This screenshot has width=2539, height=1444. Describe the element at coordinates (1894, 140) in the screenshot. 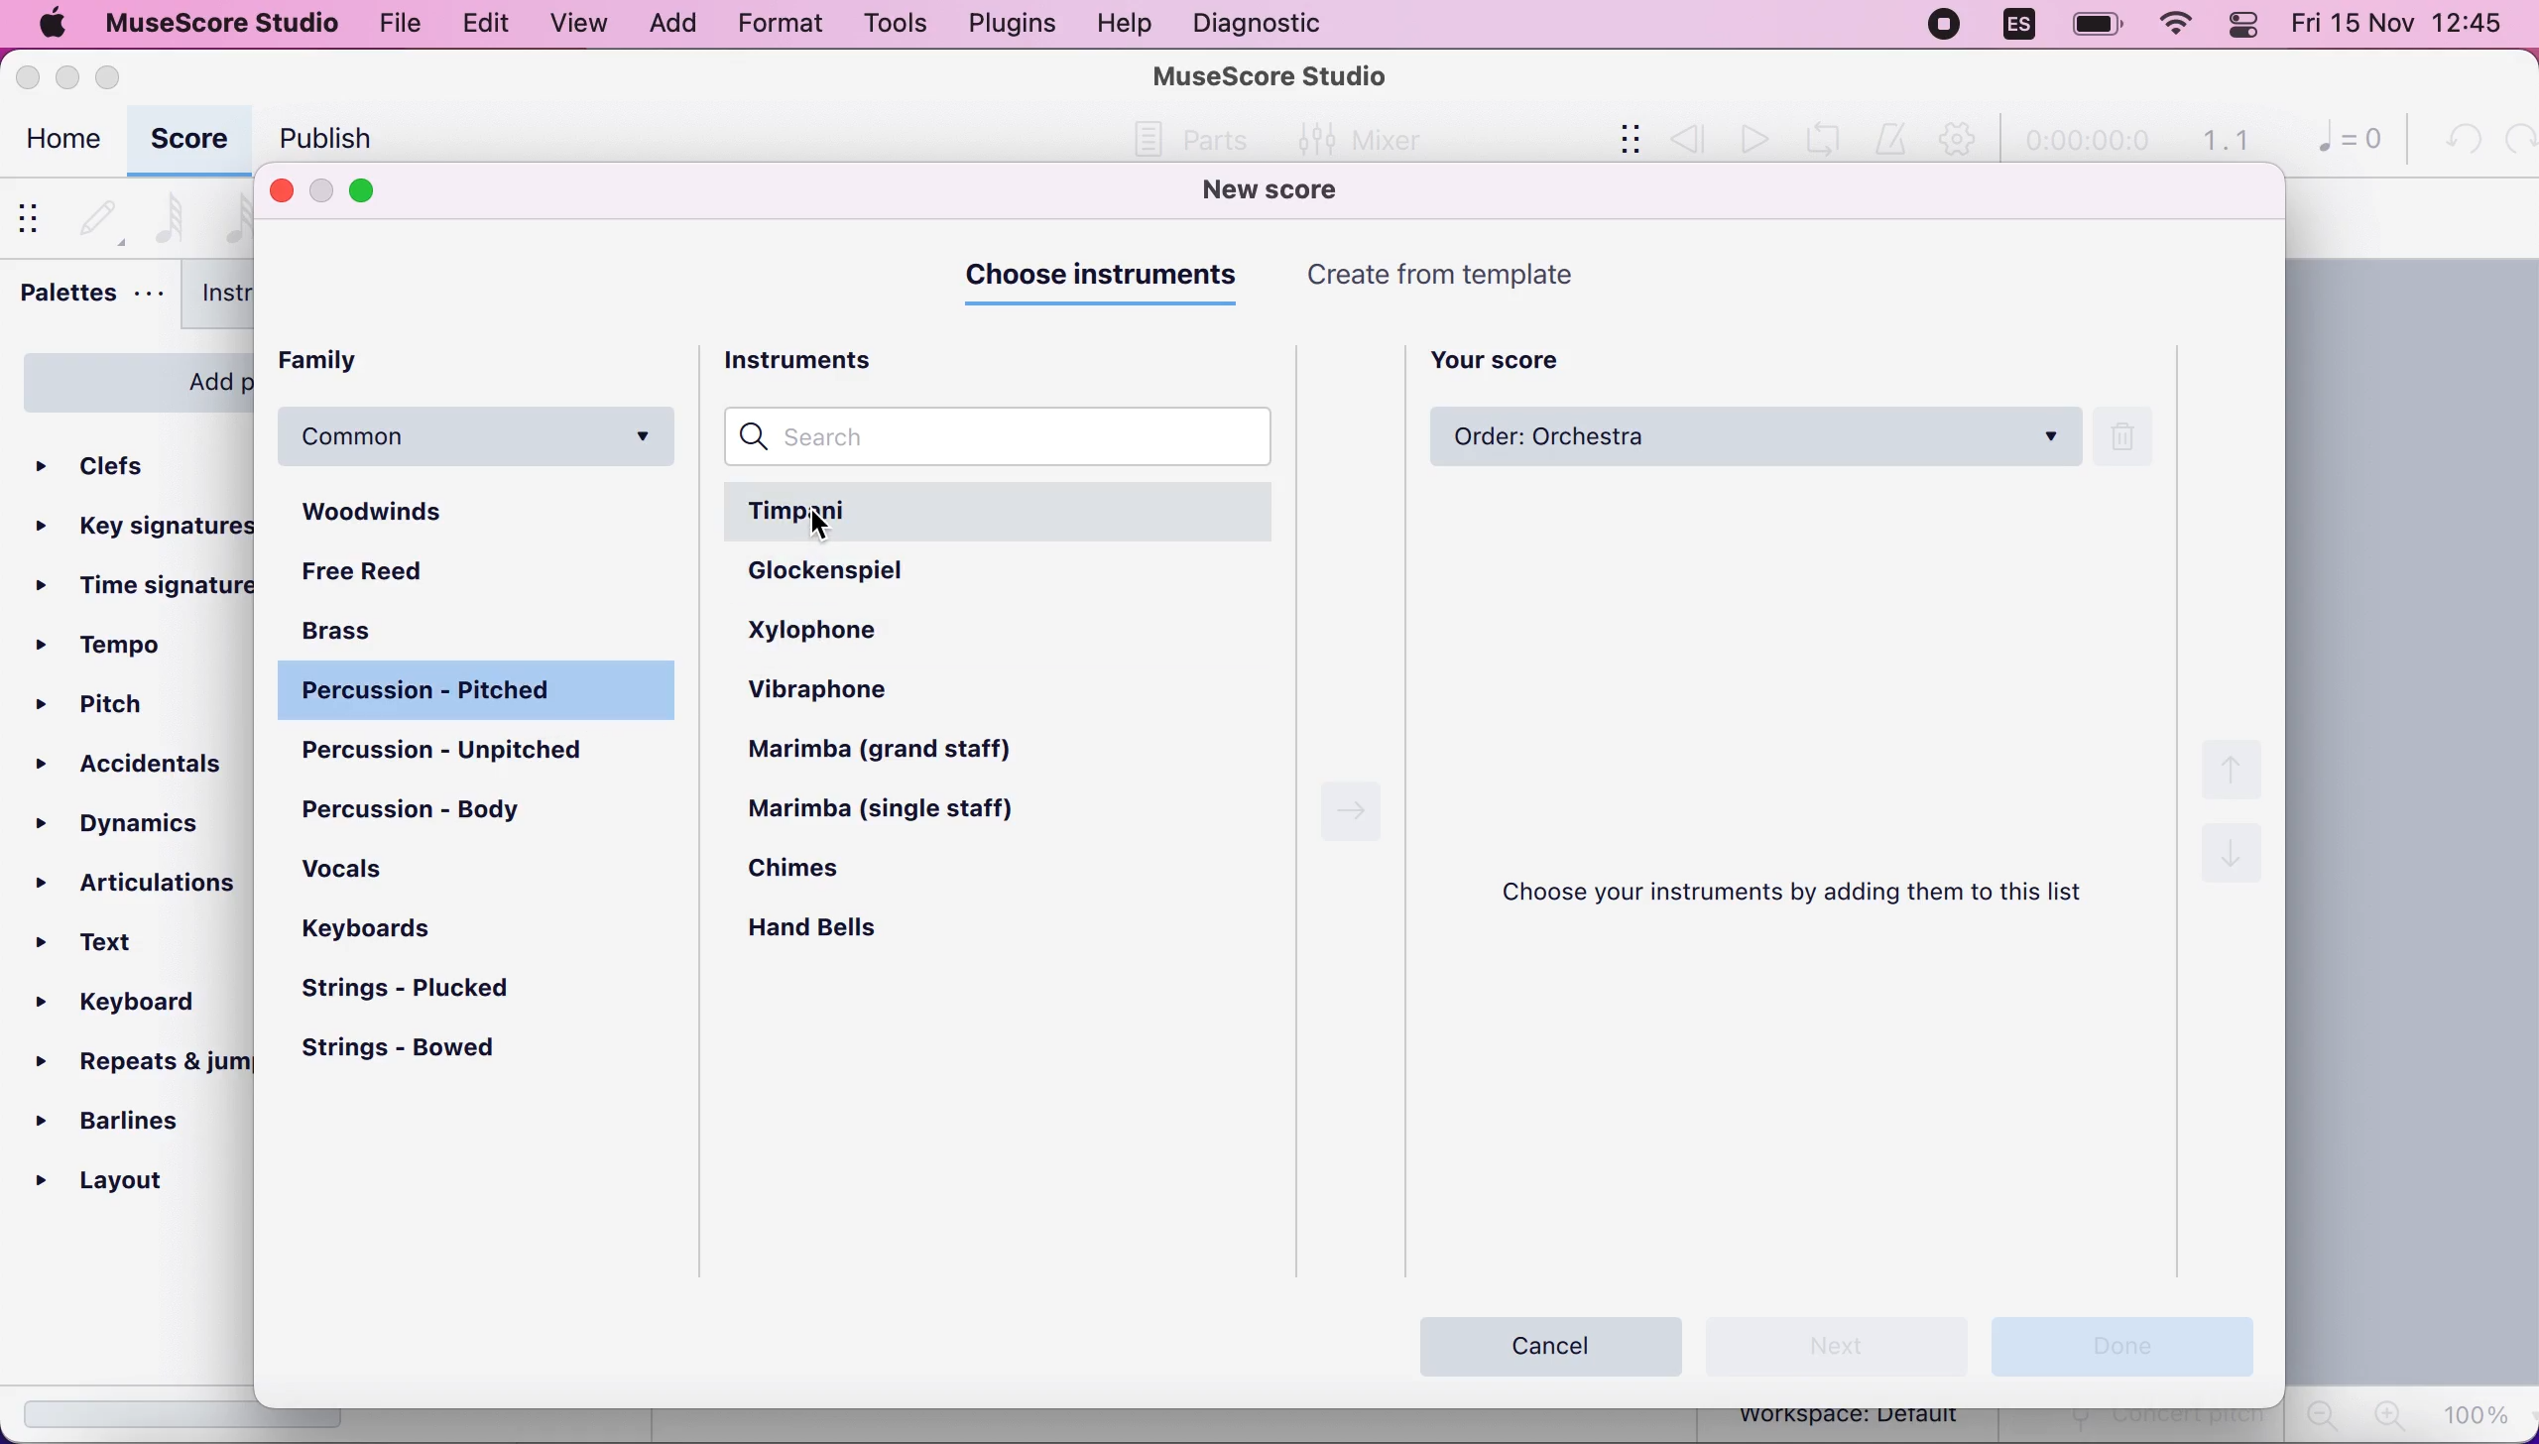

I see `metronome` at that location.